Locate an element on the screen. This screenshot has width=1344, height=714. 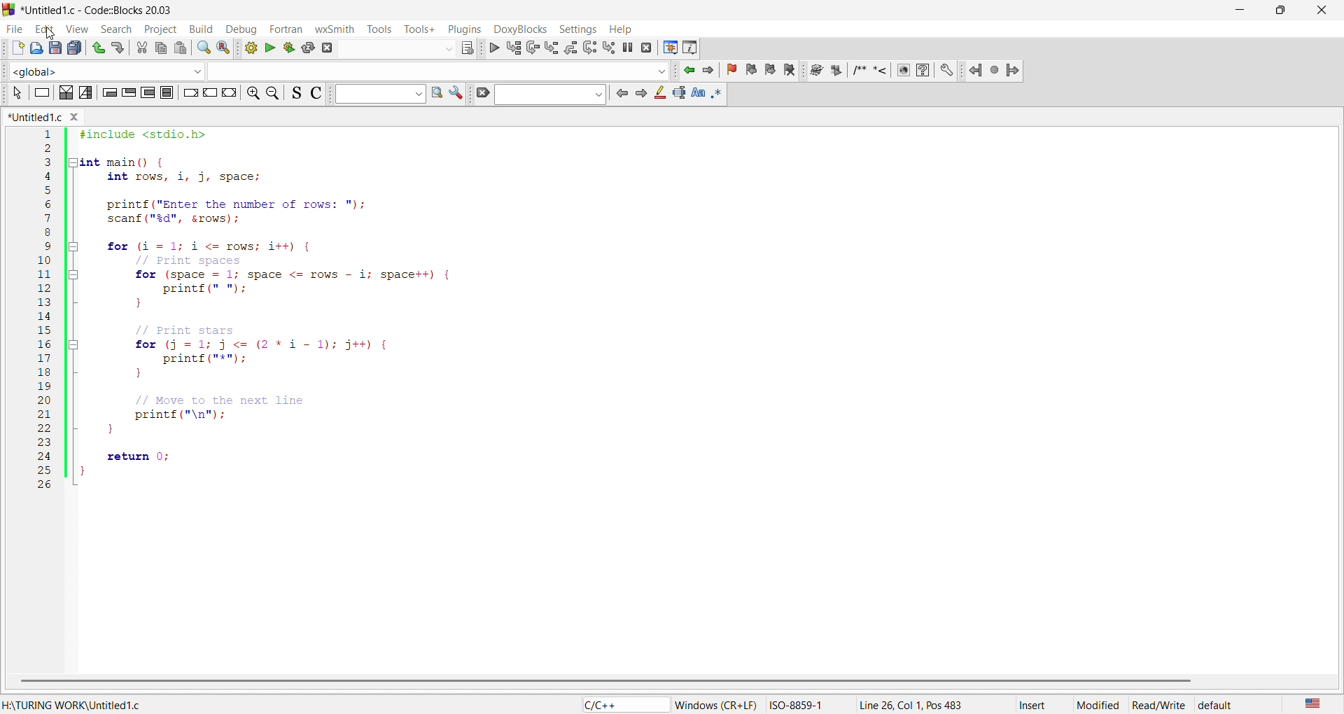
project is located at coordinates (160, 27).